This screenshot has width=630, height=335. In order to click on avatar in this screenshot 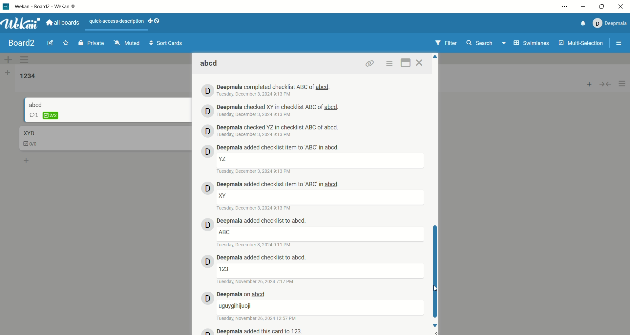, I will do `click(208, 90)`.